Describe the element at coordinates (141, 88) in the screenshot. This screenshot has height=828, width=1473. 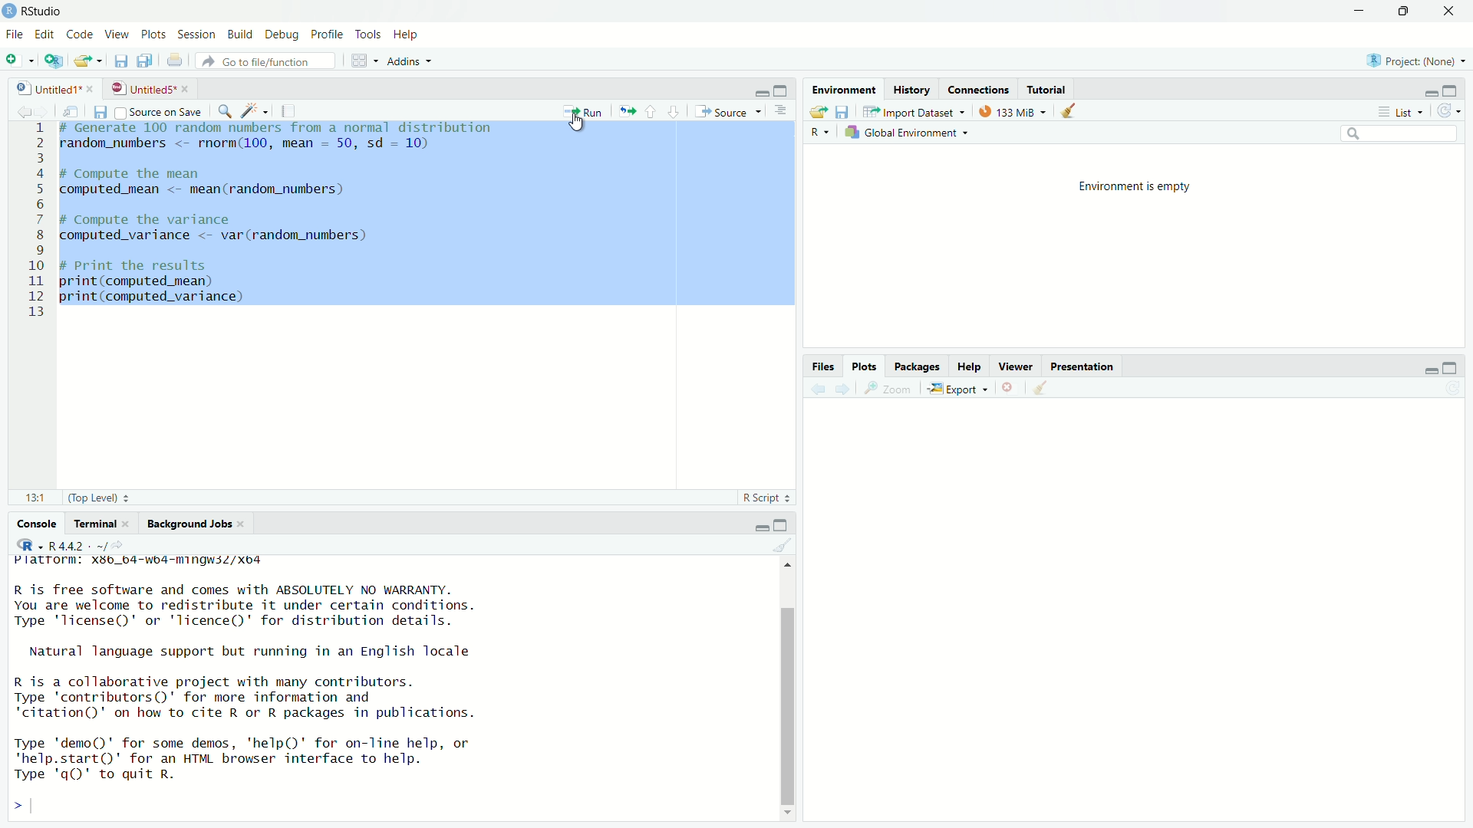
I see `untitled5` at that location.